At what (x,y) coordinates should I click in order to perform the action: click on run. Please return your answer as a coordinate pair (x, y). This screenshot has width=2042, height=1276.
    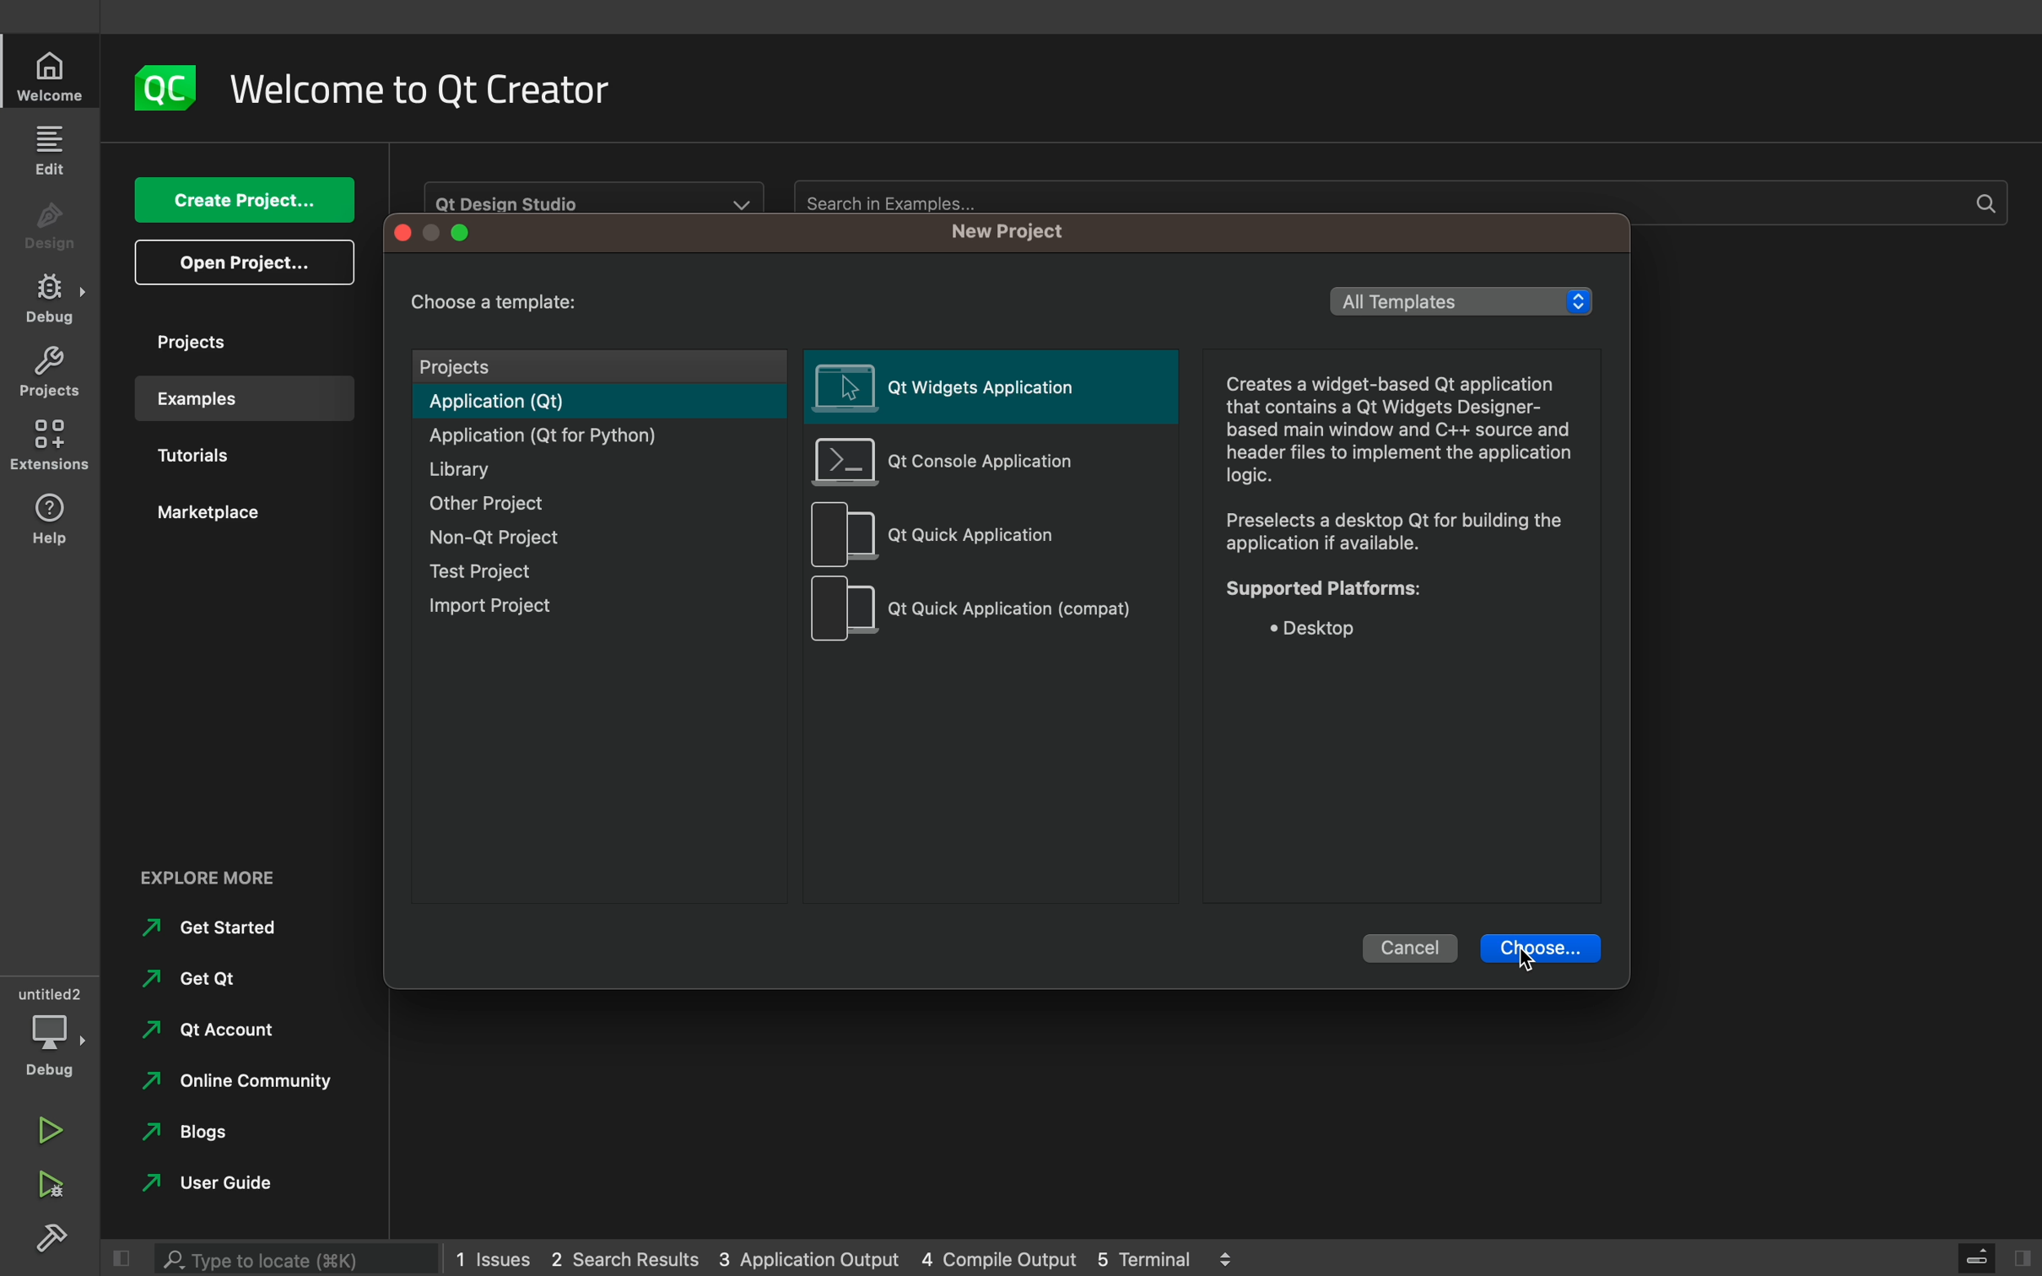
    Looking at the image, I should click on (51, 1123).